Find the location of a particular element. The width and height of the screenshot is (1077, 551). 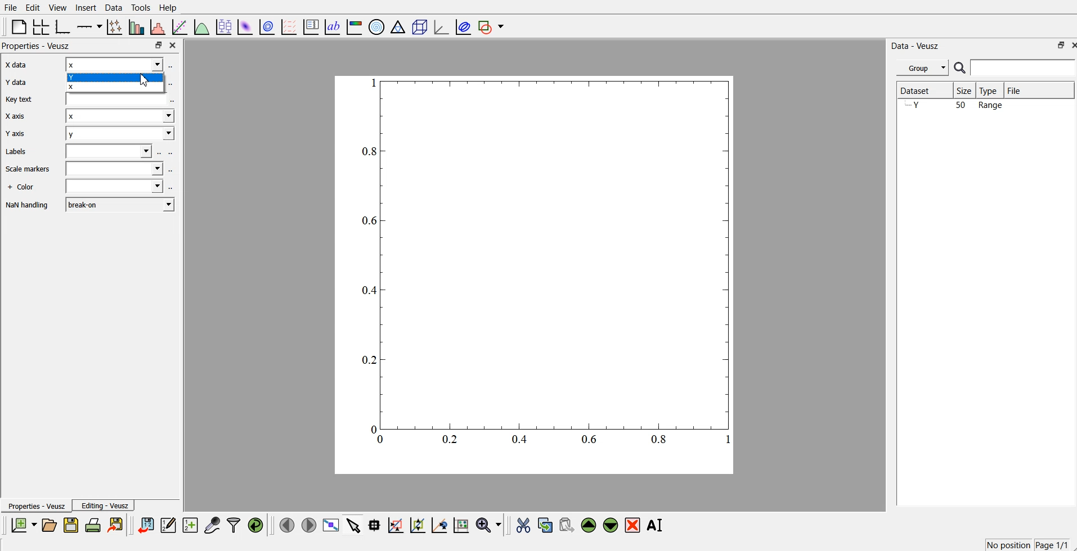

minimise is located at coordinates (1057, 45).